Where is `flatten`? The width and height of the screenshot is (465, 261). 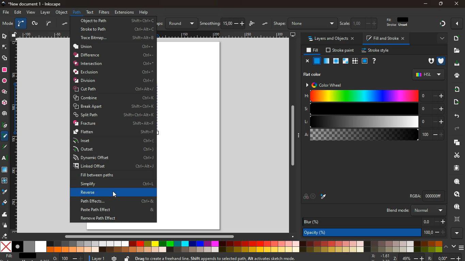 flatten is located at coordinates (114, 132).